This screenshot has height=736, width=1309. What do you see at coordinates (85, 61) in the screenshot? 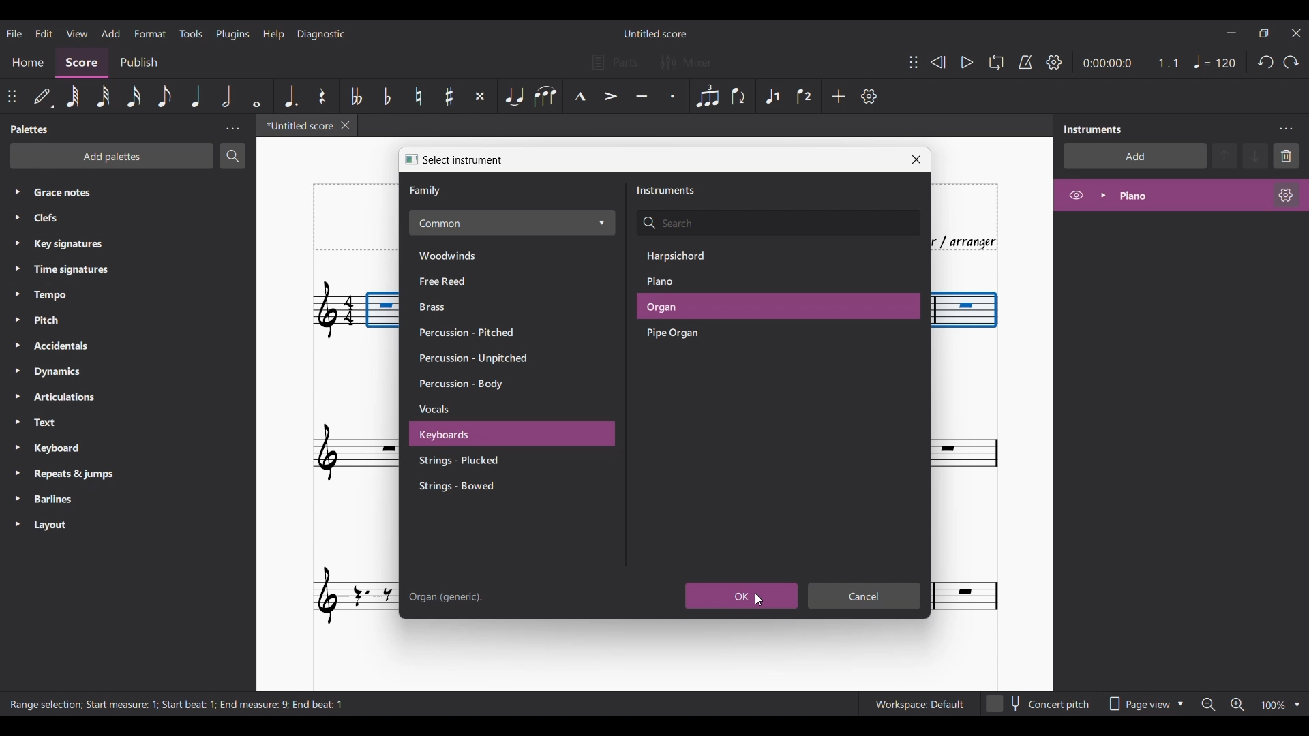
I see `Score section, current selection highlighted` at bounding box center [85, 61].